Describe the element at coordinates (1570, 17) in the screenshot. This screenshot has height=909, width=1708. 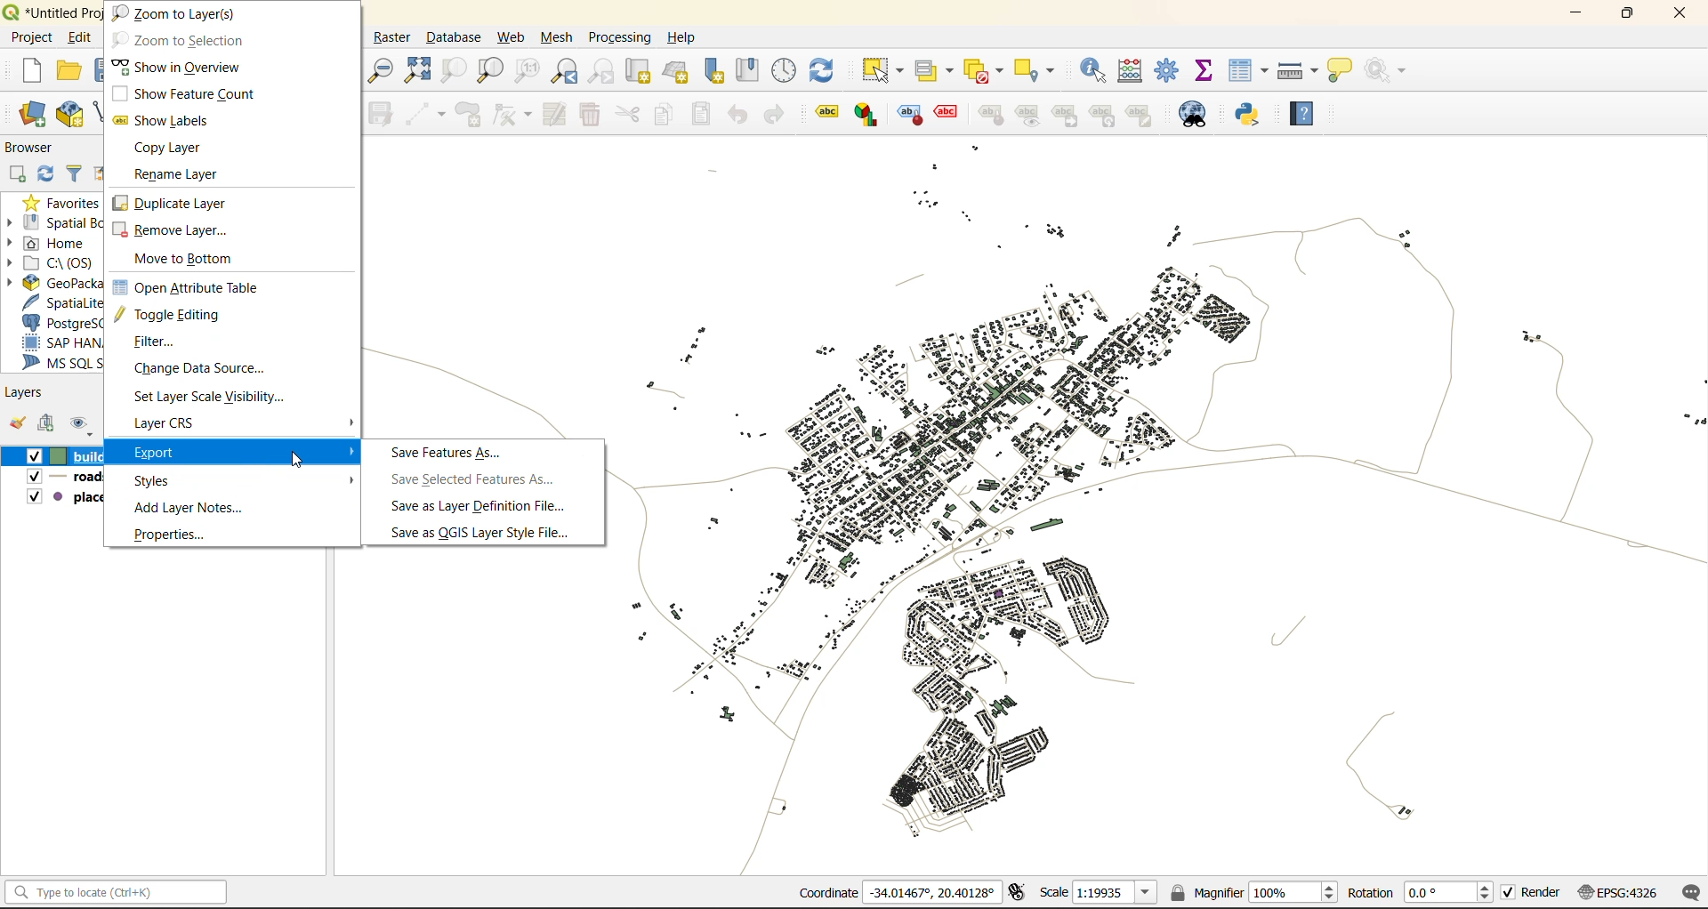
I see `minimize` at that location.